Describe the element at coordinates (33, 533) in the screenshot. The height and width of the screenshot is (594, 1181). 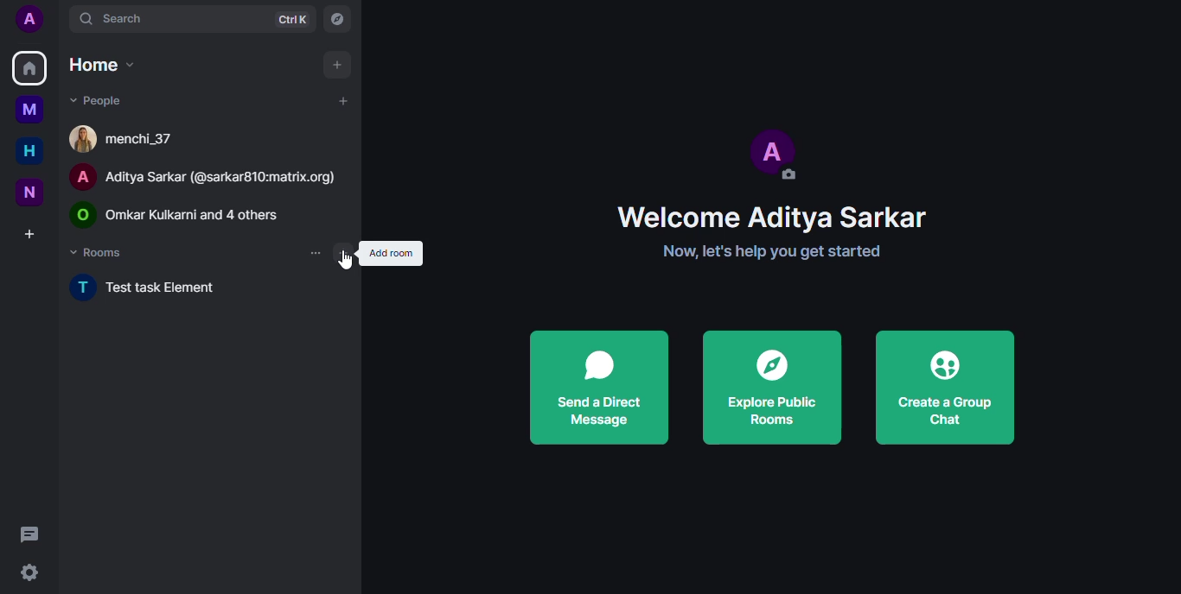
I see `threads` at that location.